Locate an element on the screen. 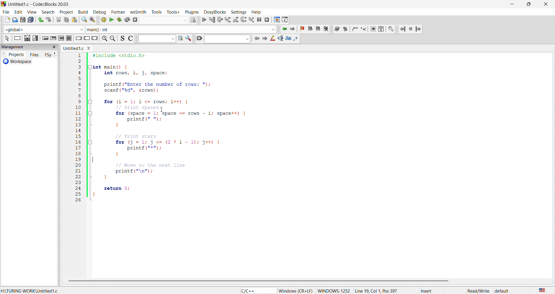 The width and height of the screenshot is (555, 294). files tab is located at coordinates (35, 55).